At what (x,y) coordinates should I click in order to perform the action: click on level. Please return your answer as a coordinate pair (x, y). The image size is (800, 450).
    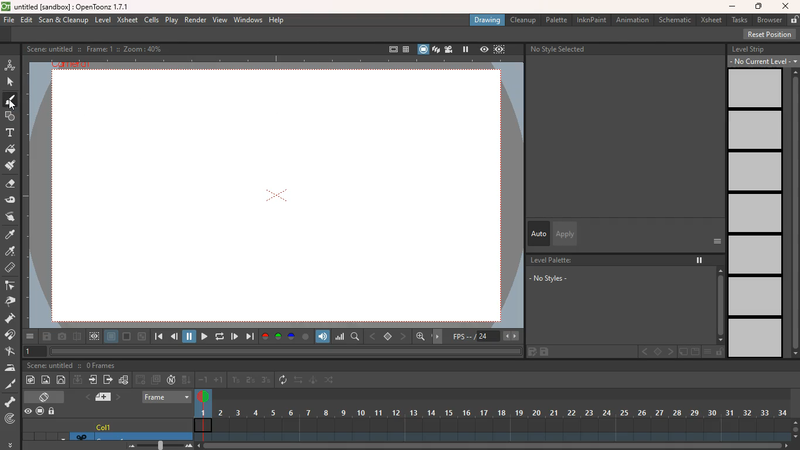
    Looking at the image, I should click on (756, 172).